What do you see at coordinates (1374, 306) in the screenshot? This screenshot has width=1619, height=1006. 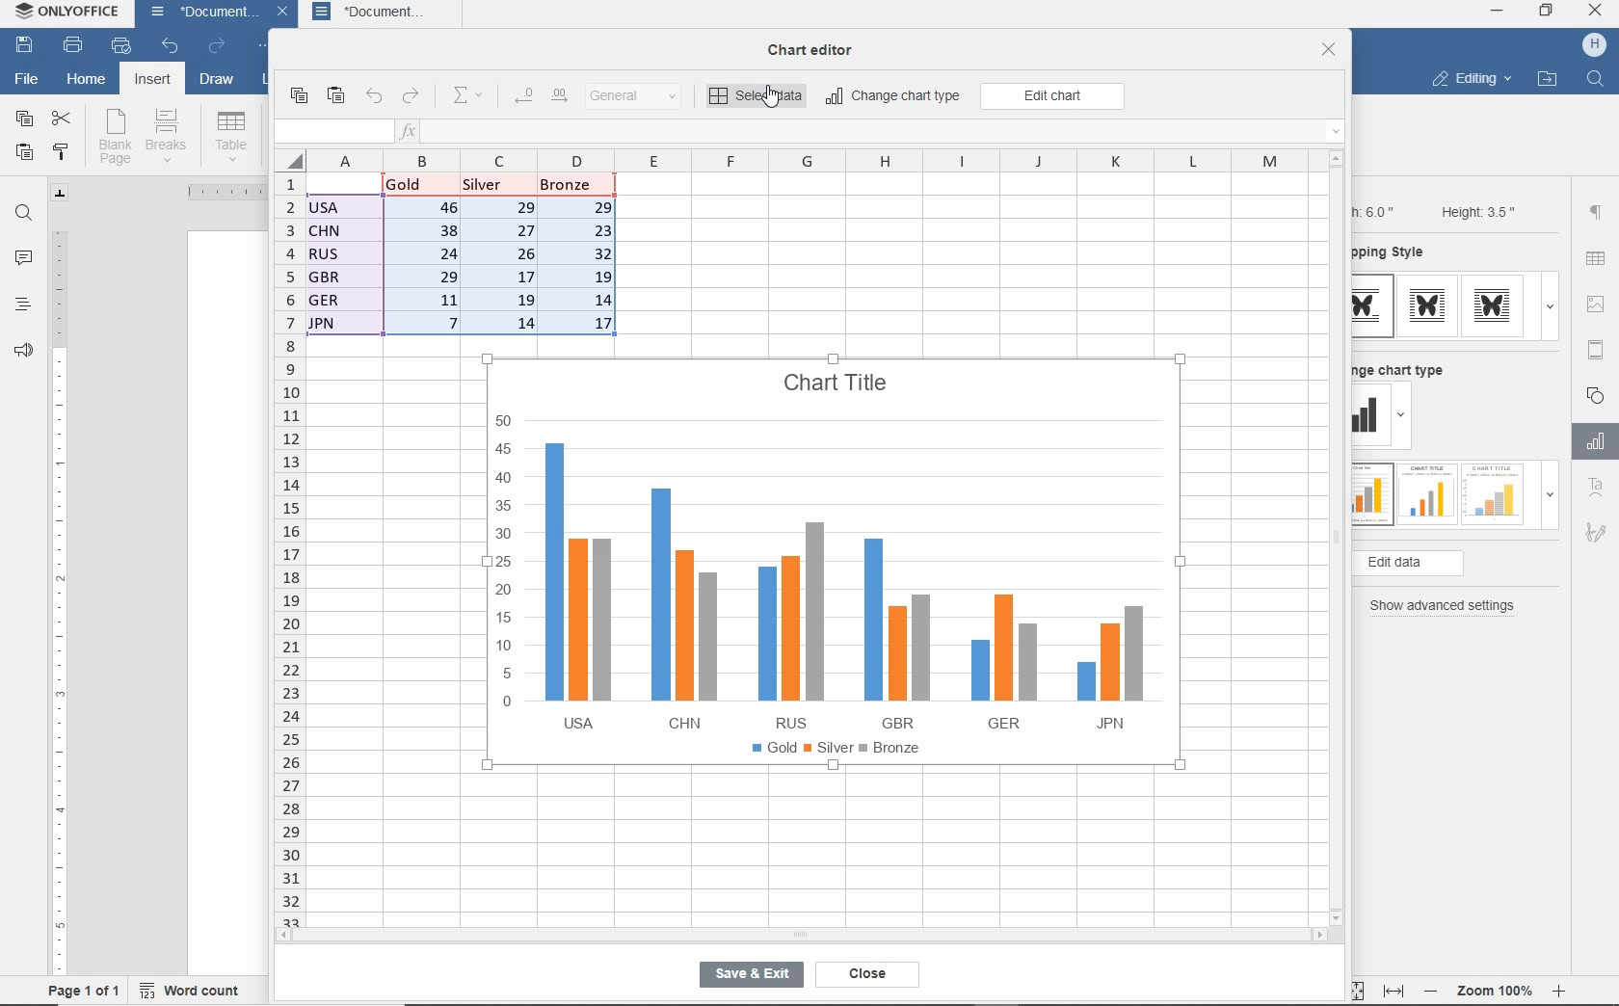 I see `type 1` at bounding box center [1374, 306].